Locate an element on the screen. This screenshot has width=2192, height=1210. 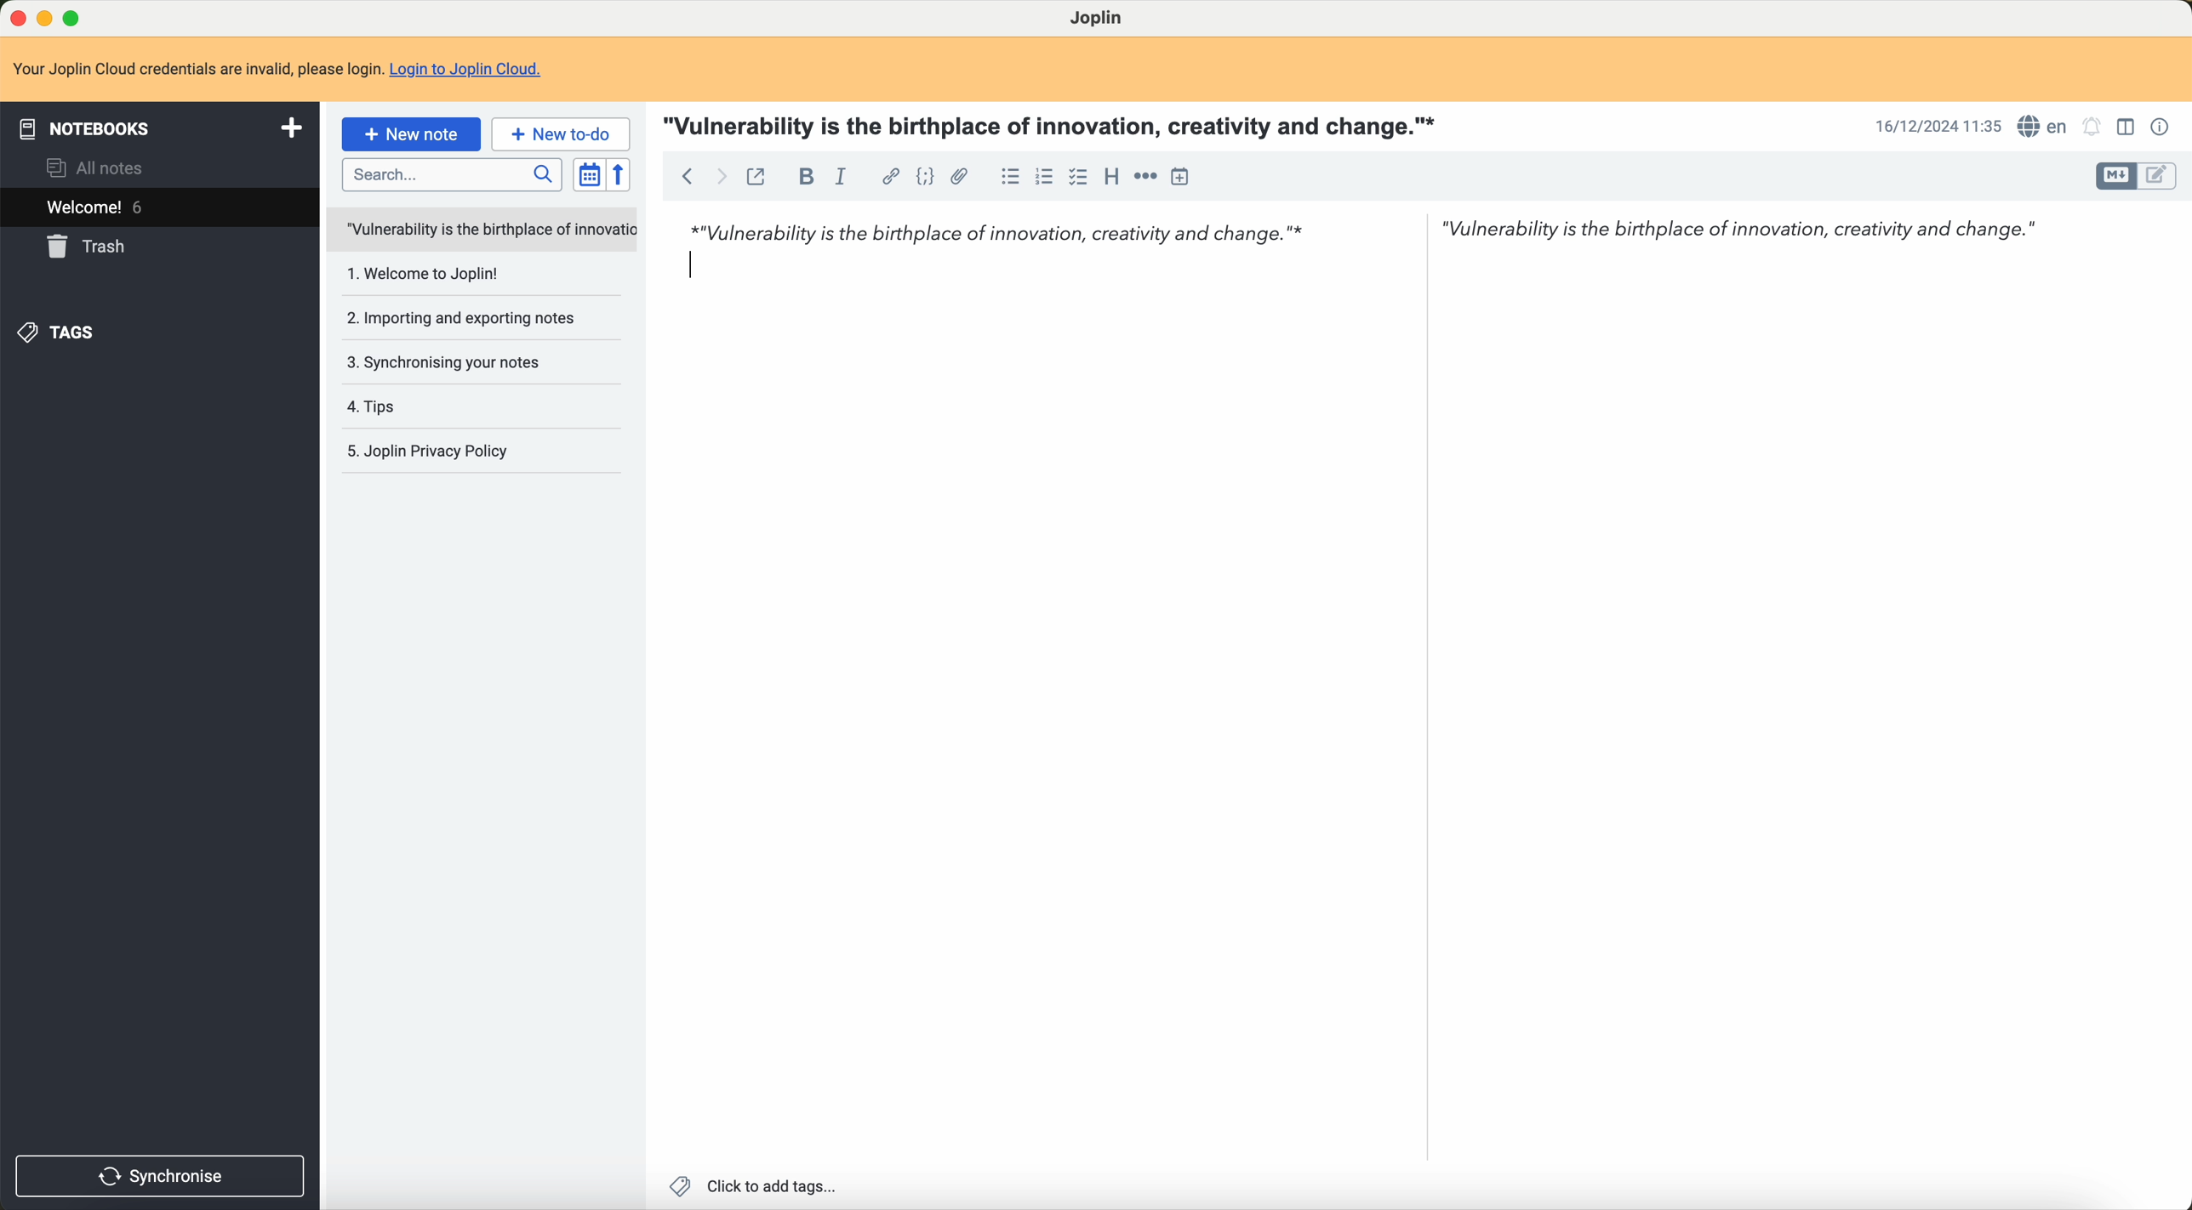
heading is located at coordinates (1108, 177).